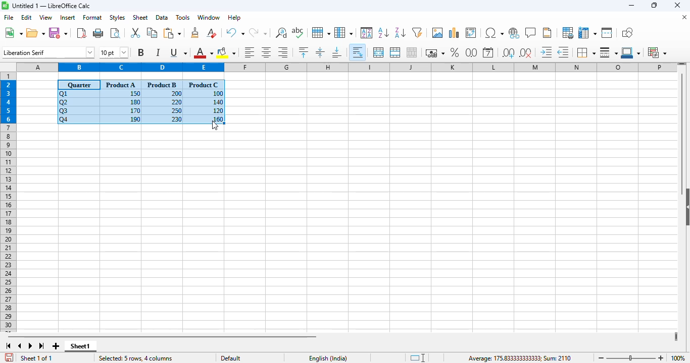 The height and width of the screenshot is (363, 690). What do you see at coordinates (9, 357) in the screenshot?
I see `click to save the document` at bounding box center [9, 357].